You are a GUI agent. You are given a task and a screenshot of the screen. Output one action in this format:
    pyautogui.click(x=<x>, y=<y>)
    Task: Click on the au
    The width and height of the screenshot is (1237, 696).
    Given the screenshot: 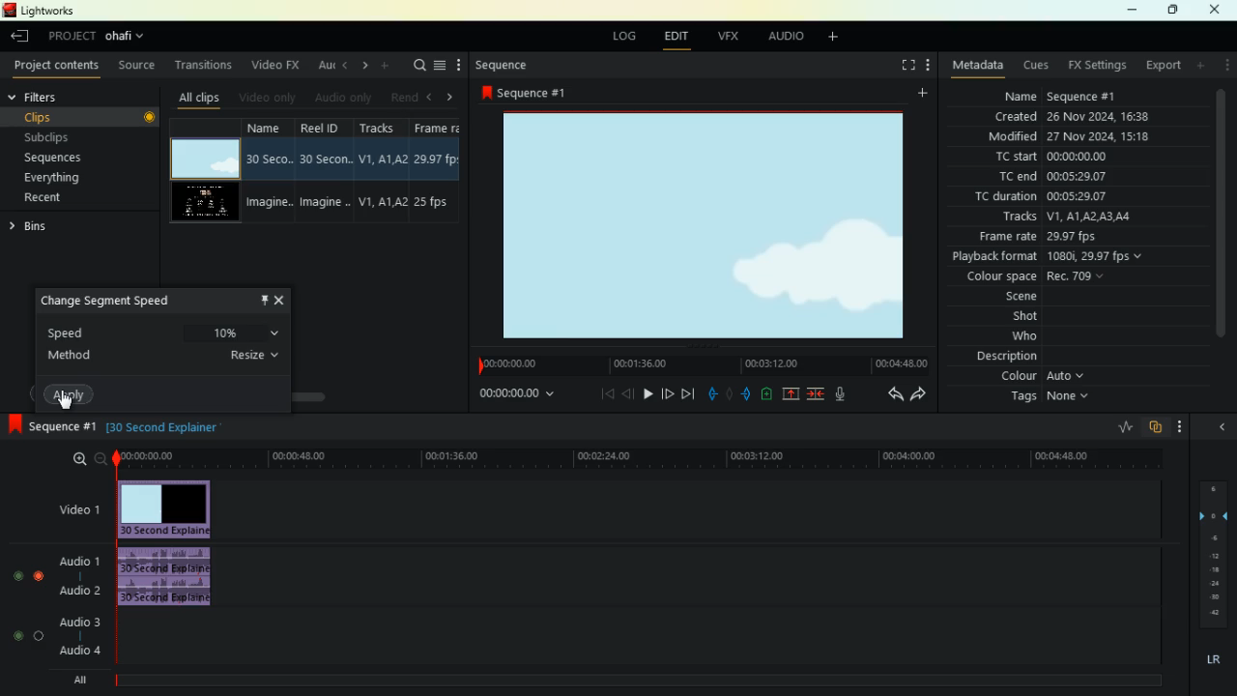 What is the action you would take?
    pyautogui.click(x=327, y=67)
    